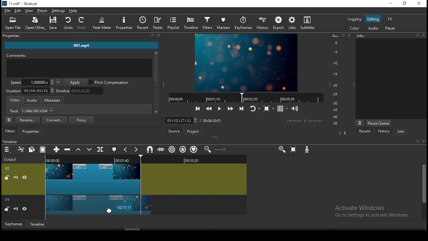 The height and width of the screenshot is (241, 428). Describe the element at coordinates (10, 159) in the screenshot. I see `OUTPUT` at that location.